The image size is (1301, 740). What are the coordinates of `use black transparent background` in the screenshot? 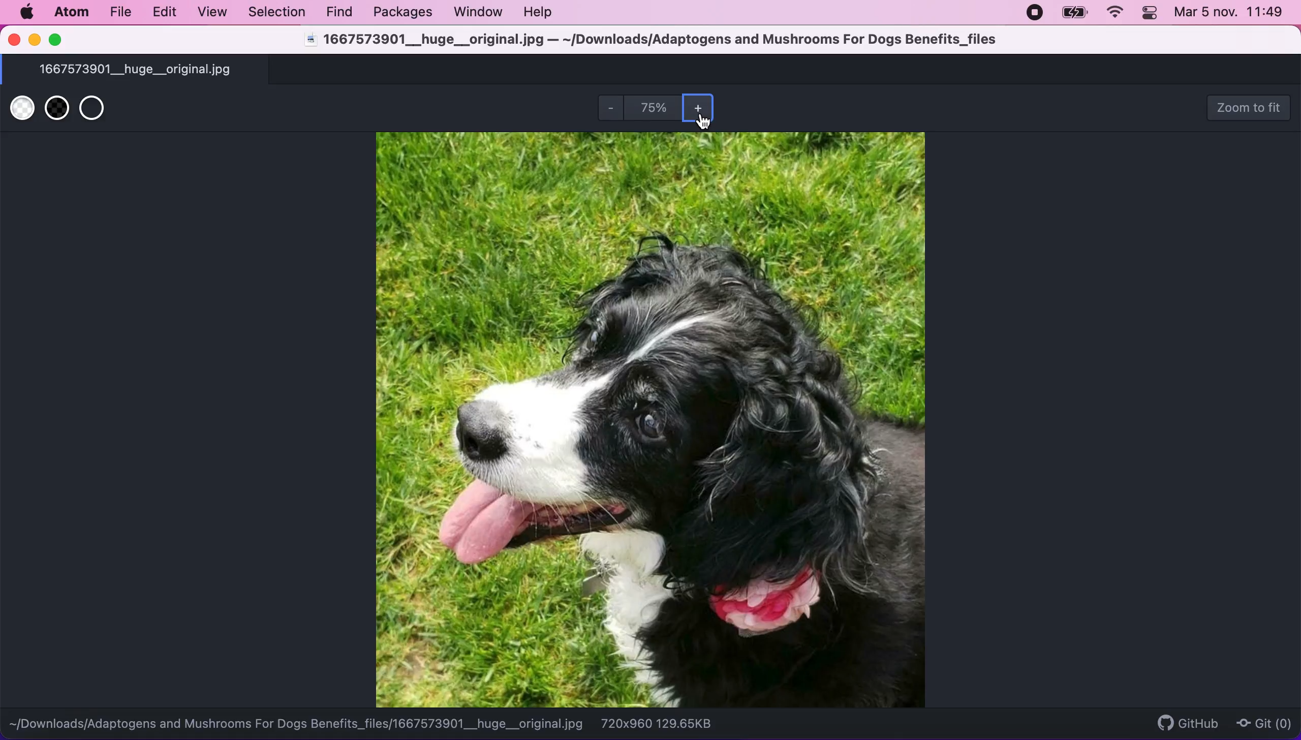 It's located at (54, 110).